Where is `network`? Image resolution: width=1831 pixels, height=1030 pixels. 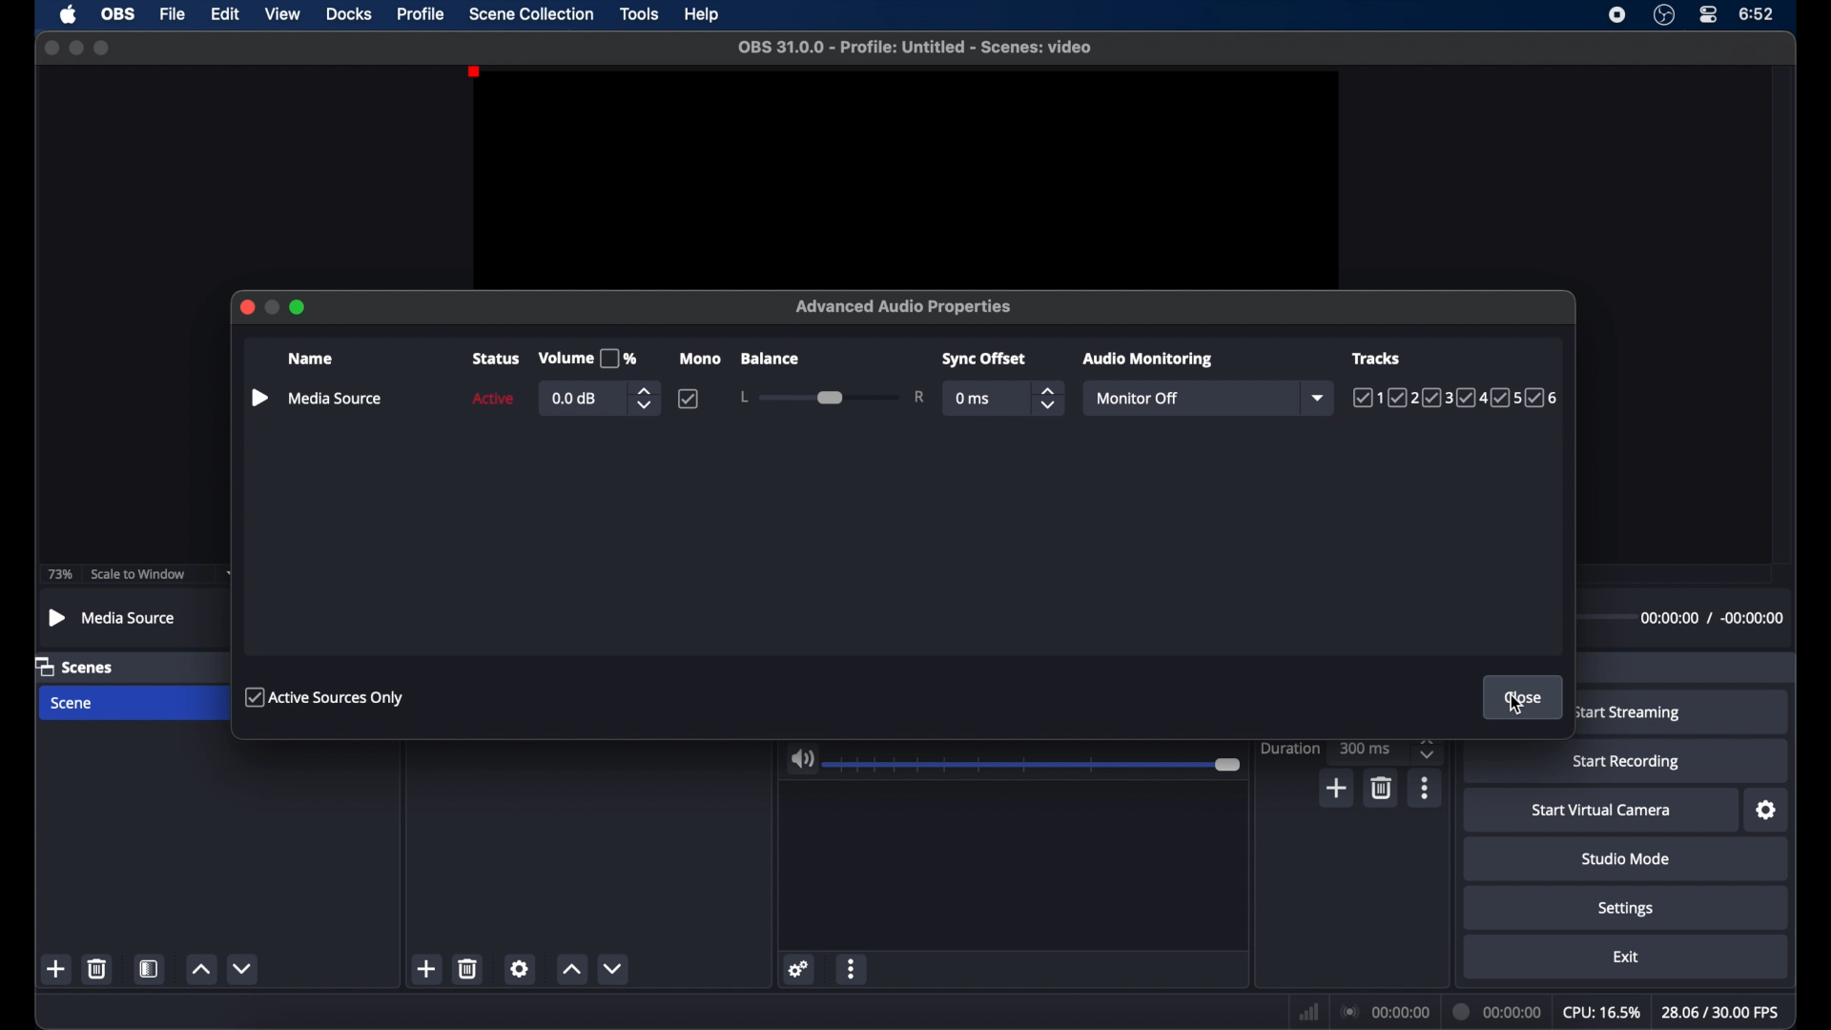 network is located at coordinates (1308, 1013).